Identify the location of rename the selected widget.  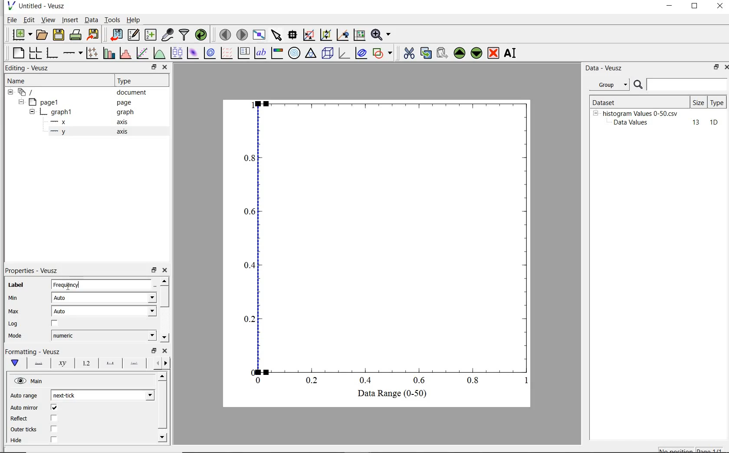
(511, 53).